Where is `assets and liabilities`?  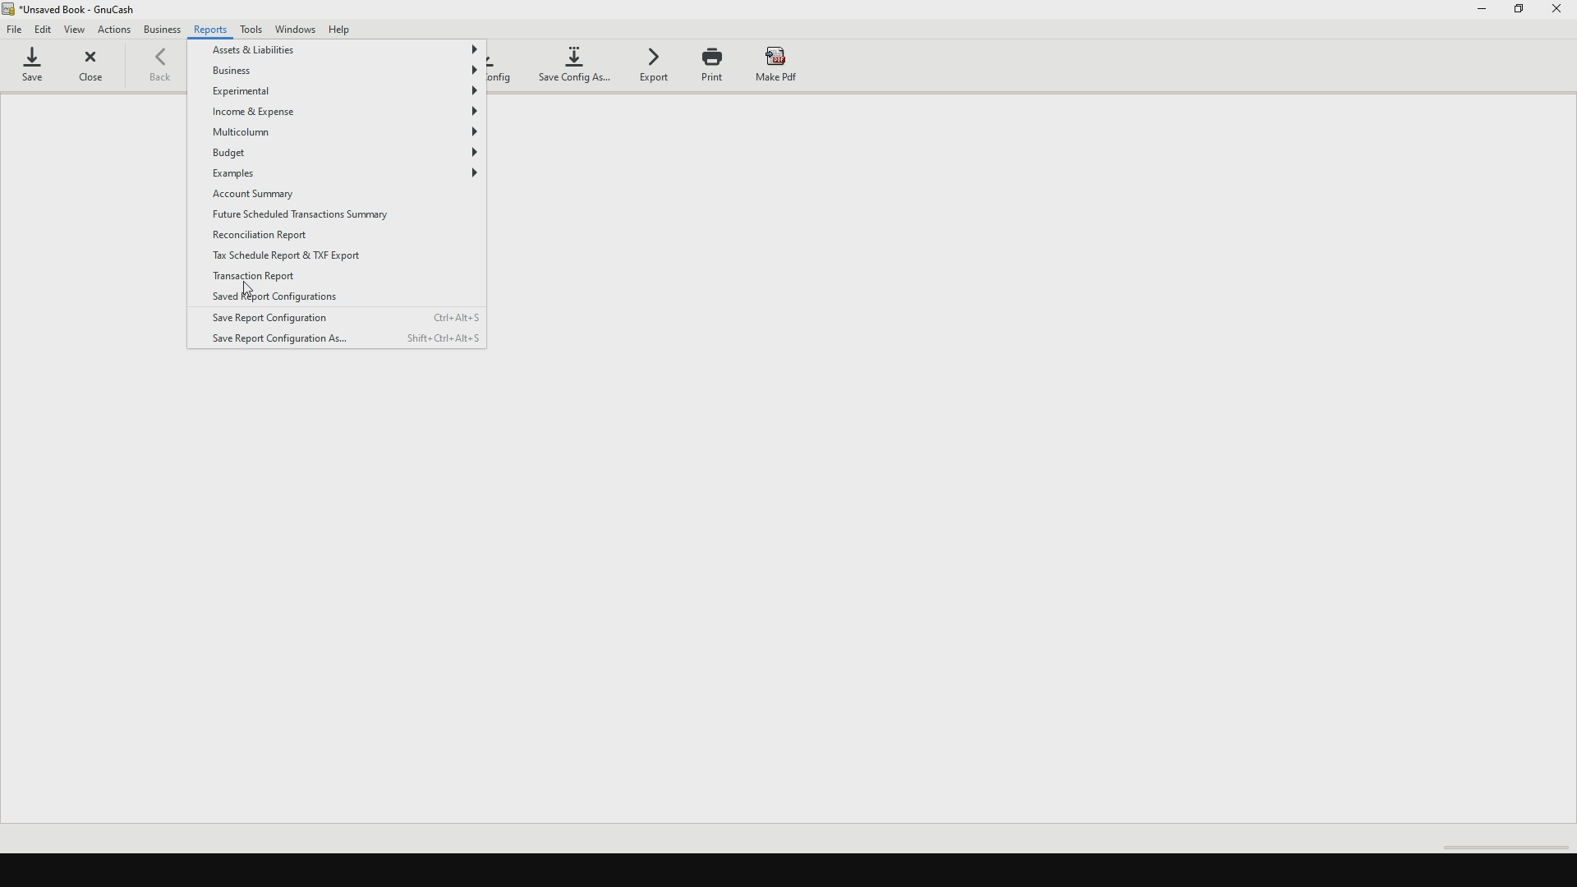
assets and liabilities is located at coordinates (343, 48).